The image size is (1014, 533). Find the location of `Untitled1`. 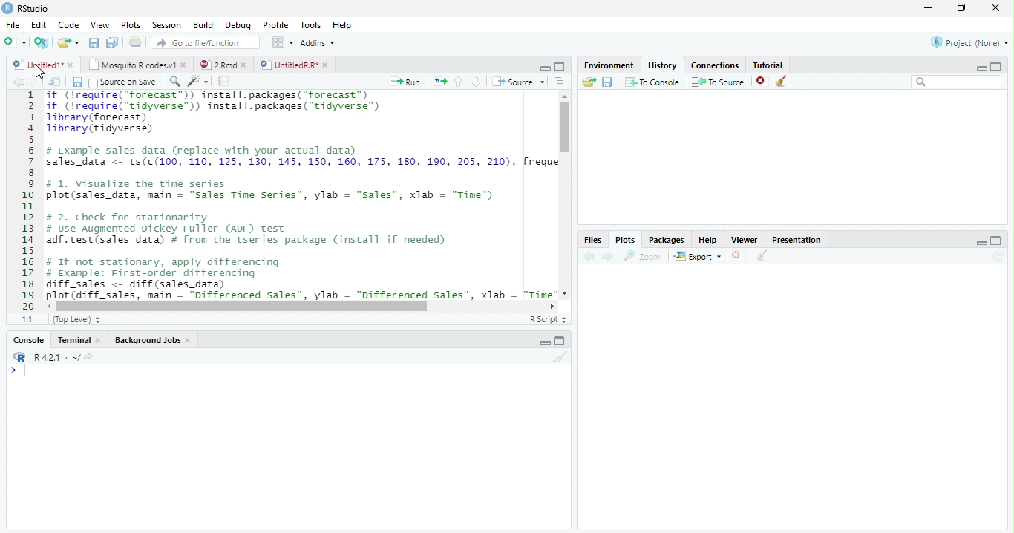

Untitled1 is located at coordinates (43, 65).